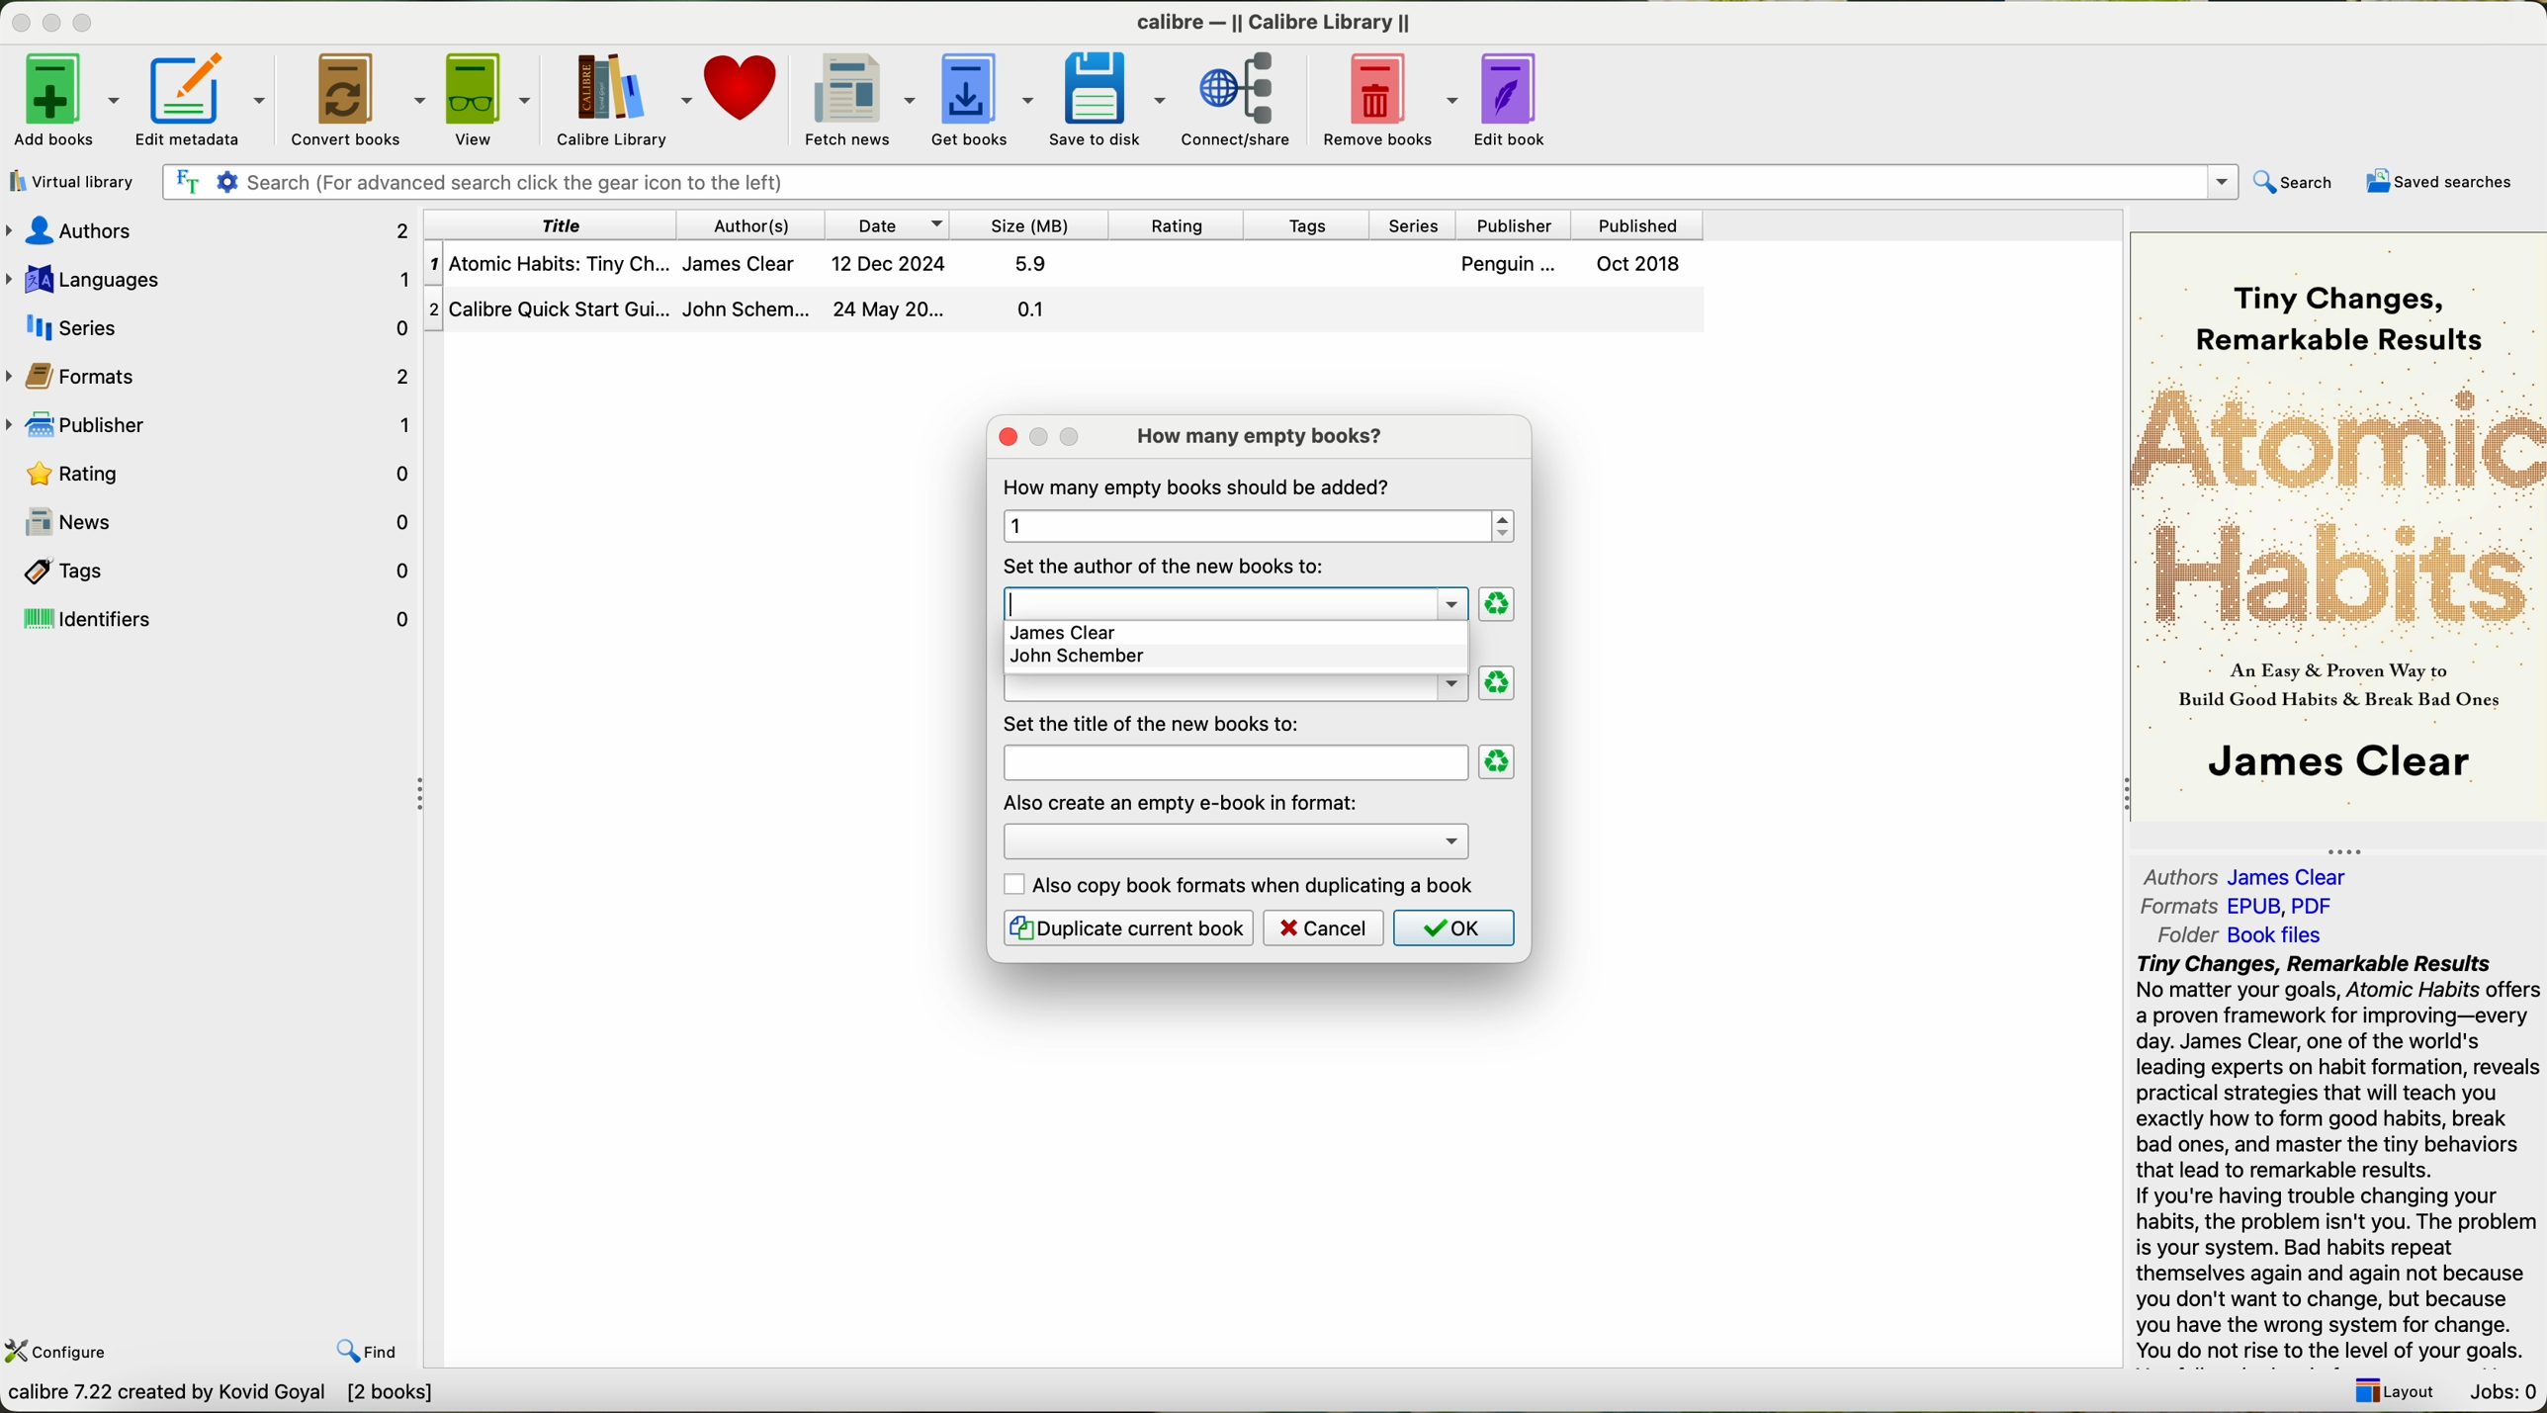 Image resolution: width=2547 pixels, height=1413 pixels. Describe the element at coordinates (2299, 180) in the screenshot. I see `search` at that location.